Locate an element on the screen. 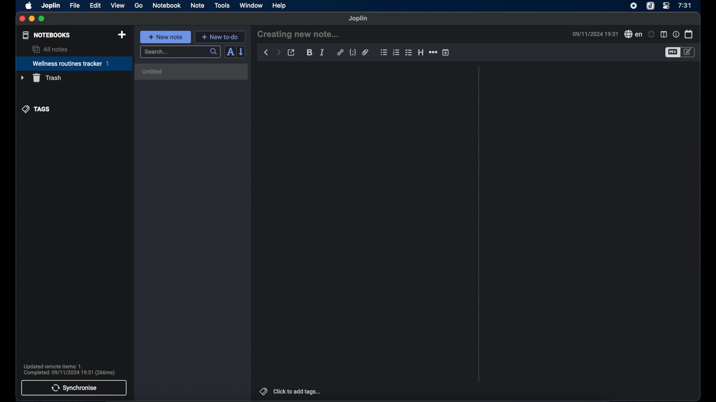  help is located at coordinates (280, 6).